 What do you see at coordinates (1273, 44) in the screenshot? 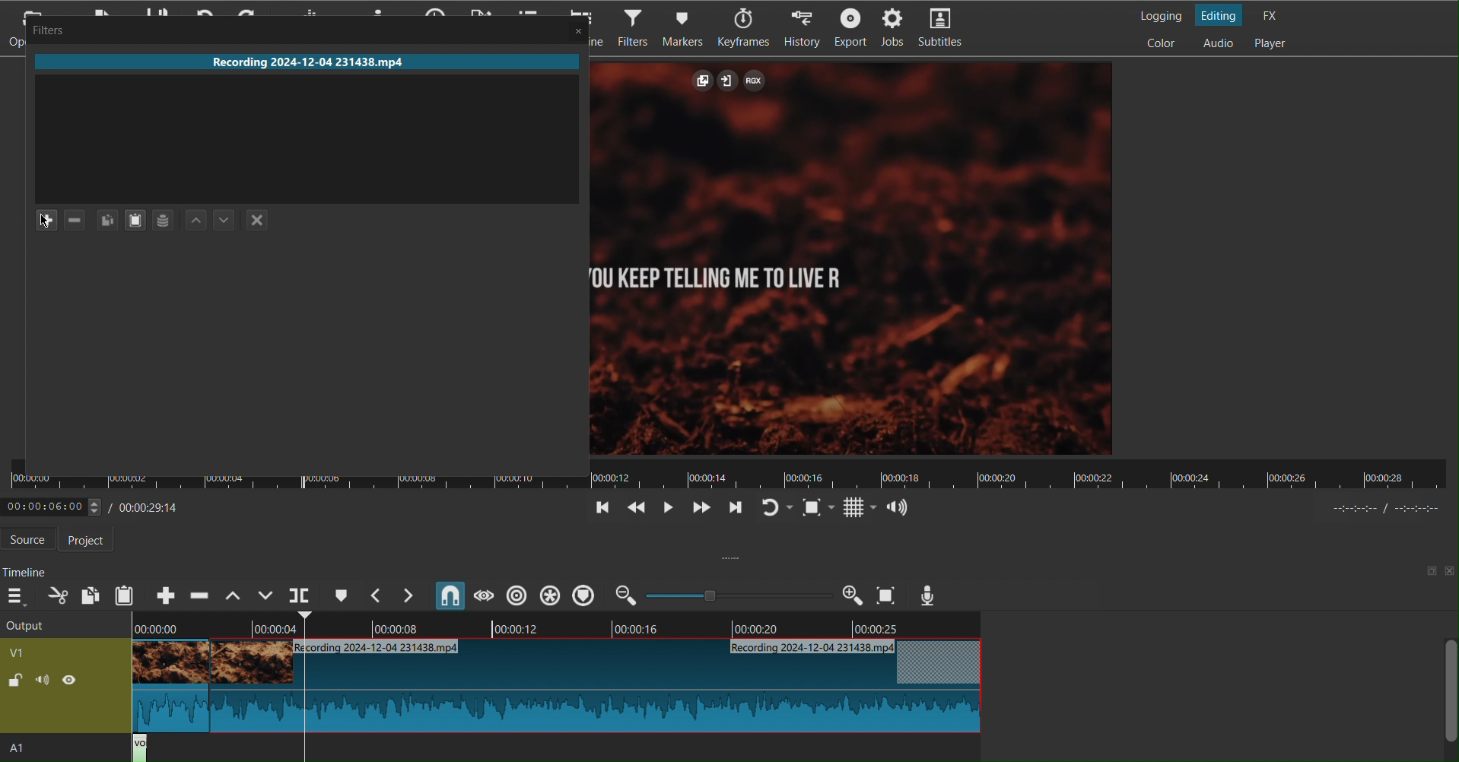
I see `Player` at bounding box center [1273, 44].